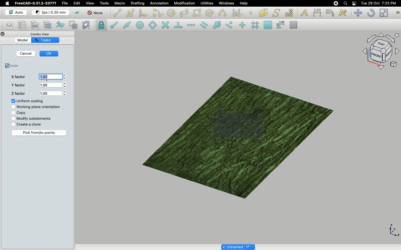 Image resolution: width=401 pixels, height=250 pixels. What do you see at coordinates (177, 25) in the screenshot?
I see `Snap perpendicular` at bounding box center [177, 25].